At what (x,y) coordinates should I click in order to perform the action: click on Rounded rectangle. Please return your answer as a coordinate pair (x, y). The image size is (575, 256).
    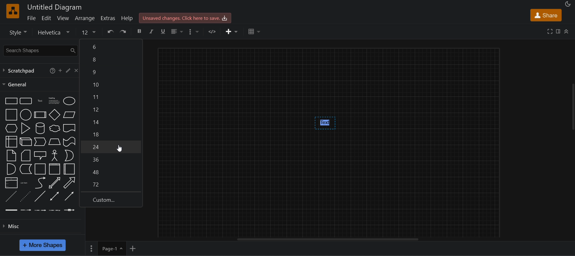
    Looking at the image, I should click on (26, 101).